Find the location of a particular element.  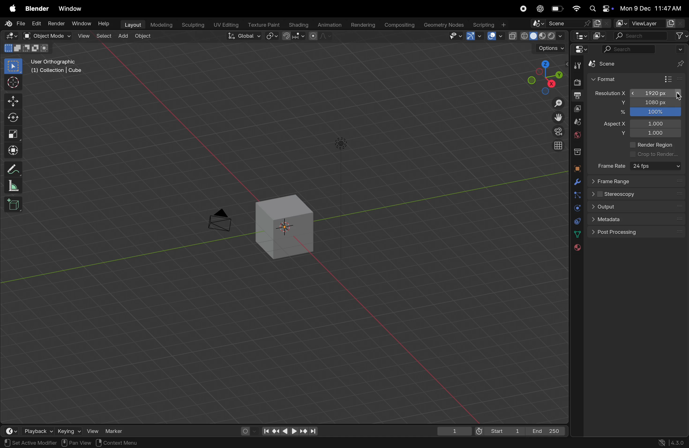

annotate is located at coordinates (12, 169).